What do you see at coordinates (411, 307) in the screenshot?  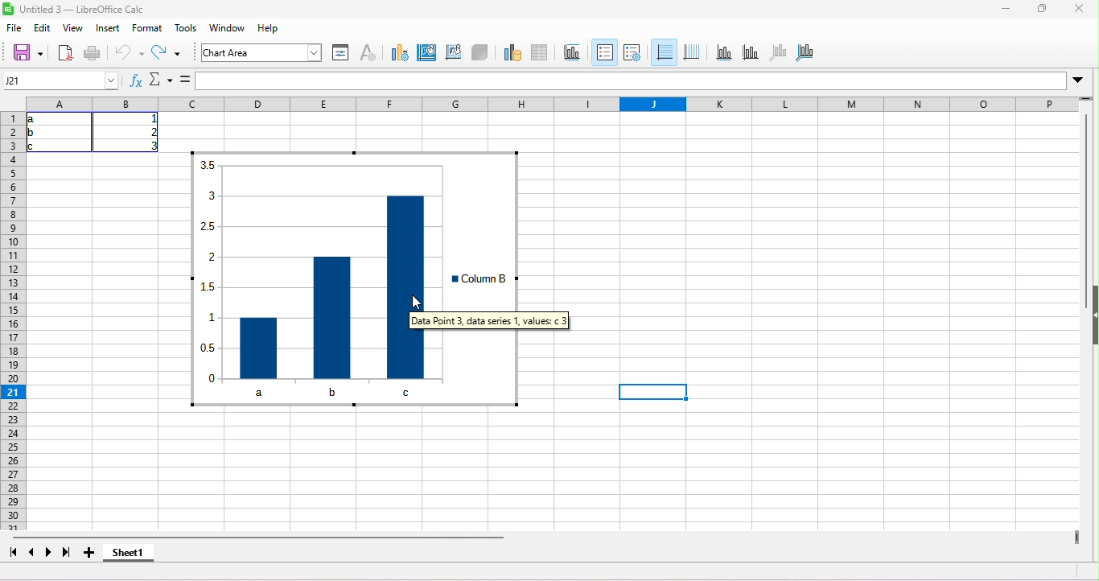 I see `cursor movement` at bounding box center [411, 307].